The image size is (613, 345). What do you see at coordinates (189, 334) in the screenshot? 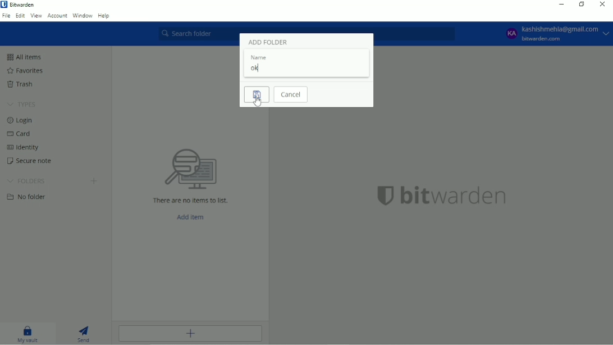
I see `Add item` at bounding box center [189, 334].